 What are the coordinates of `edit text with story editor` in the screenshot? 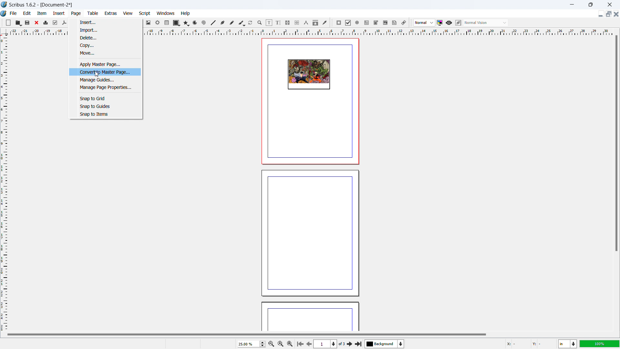 It's located at (278, 23).